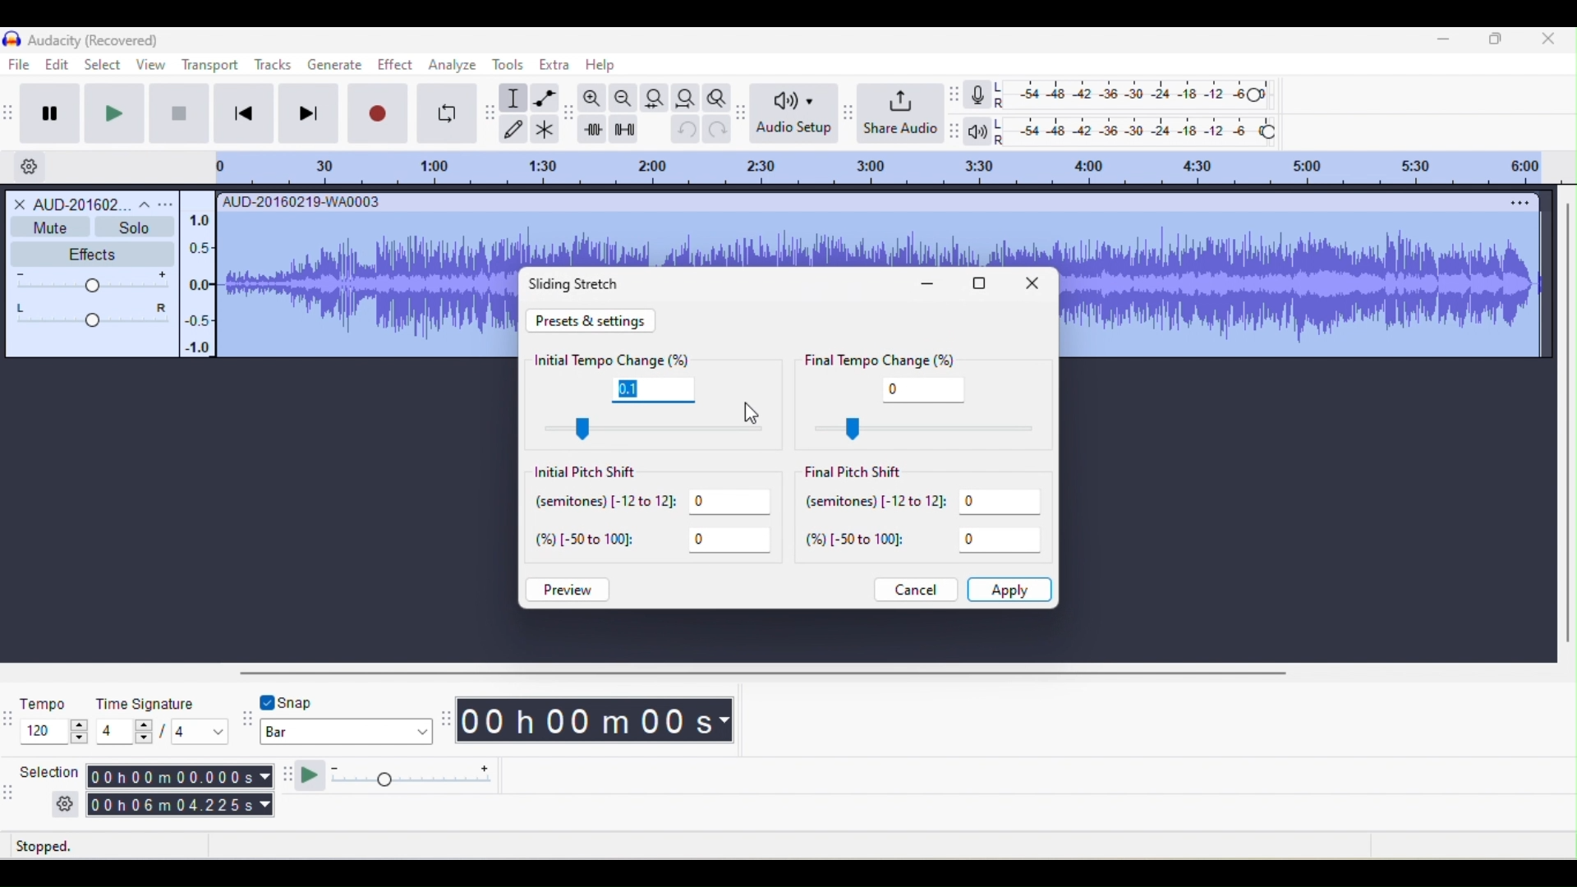 Image resolution: width=1577 pixels, height=887 pixels. I want to click on stopped, so click(67, 847).